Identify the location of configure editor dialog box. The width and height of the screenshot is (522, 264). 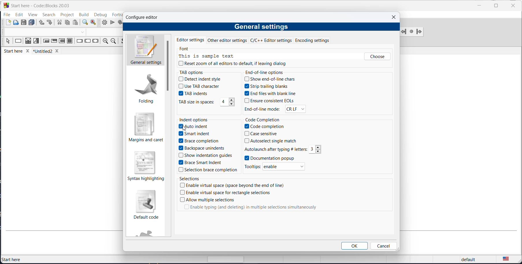
(145, 18).